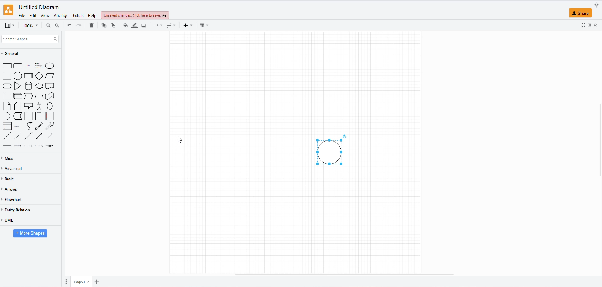  What do you see at coordinates (78, 16) in the screenshot?
I see `EXTRAS` at bounding box center [78, 16].